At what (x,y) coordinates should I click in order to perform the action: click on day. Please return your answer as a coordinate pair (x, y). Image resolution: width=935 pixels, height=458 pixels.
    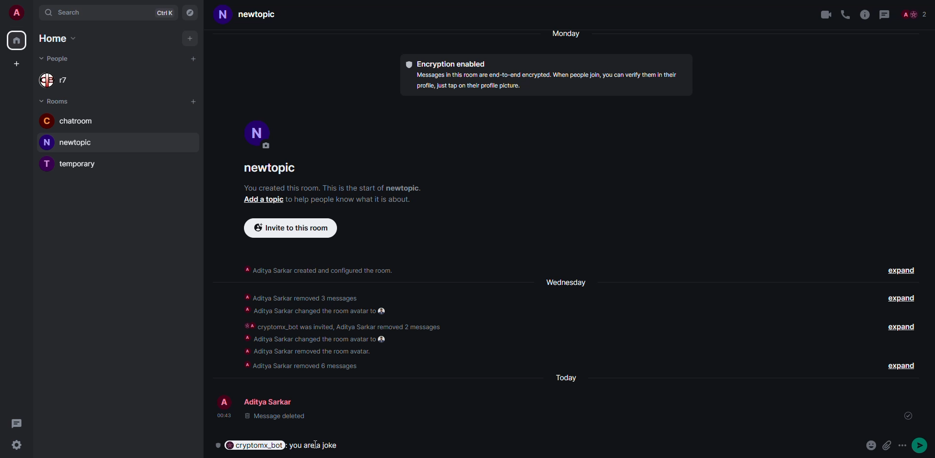
    Looking at the image, I should click on (570, 34).